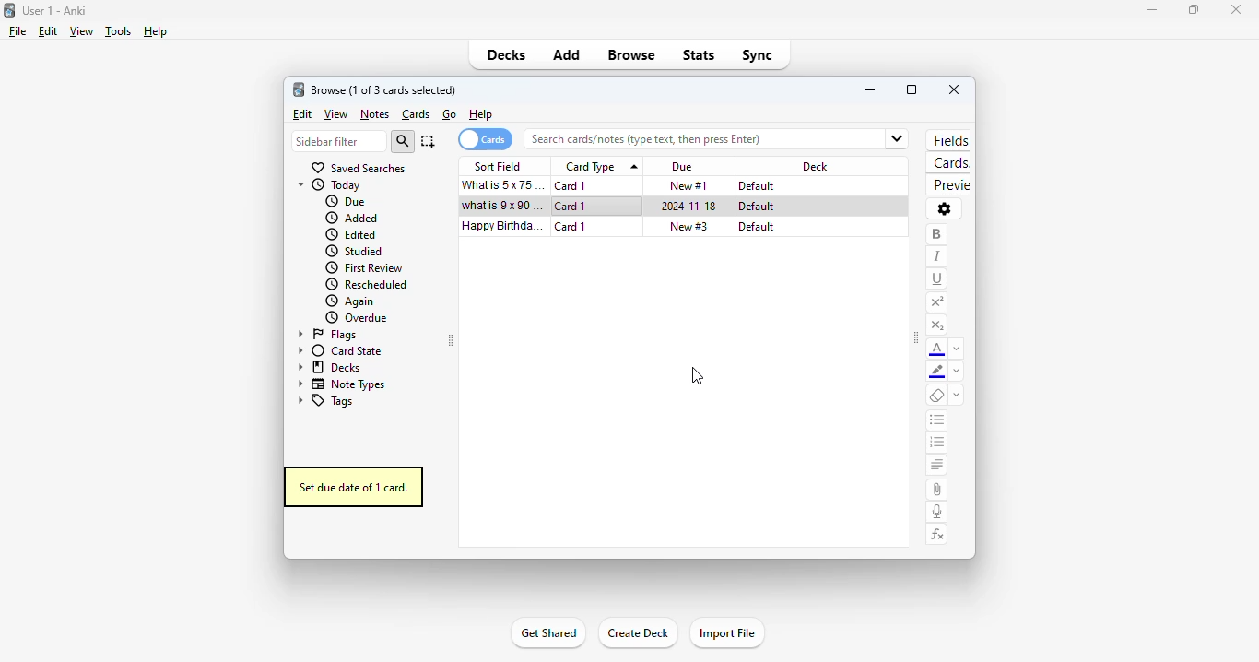 Image resolution: width=1259 pixels, height=662 pixels. What do you see at coordinates (1194, 10) in the screenshot?
I see `maximize` at bounding box center [1194, 10].